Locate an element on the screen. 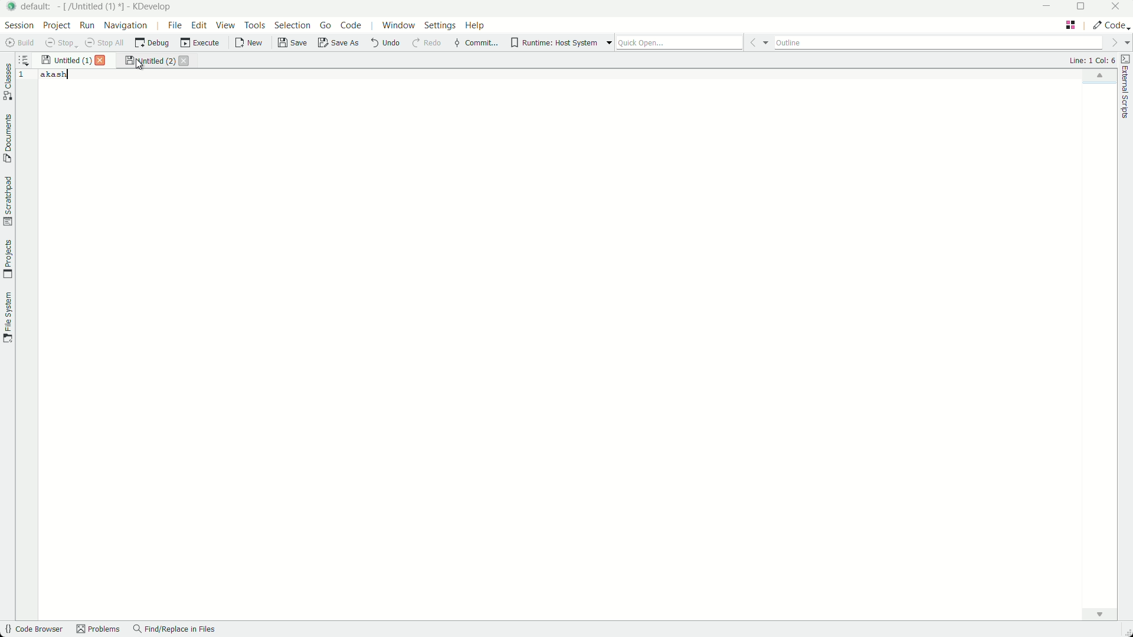 This screenshot has height=637, width=1133. debug is located at coordinates (151, 45).